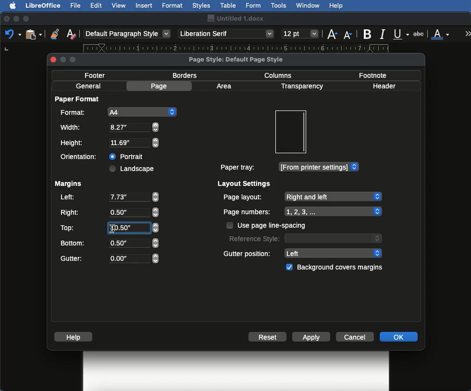  I want to click on Tools, so click(279, 6).